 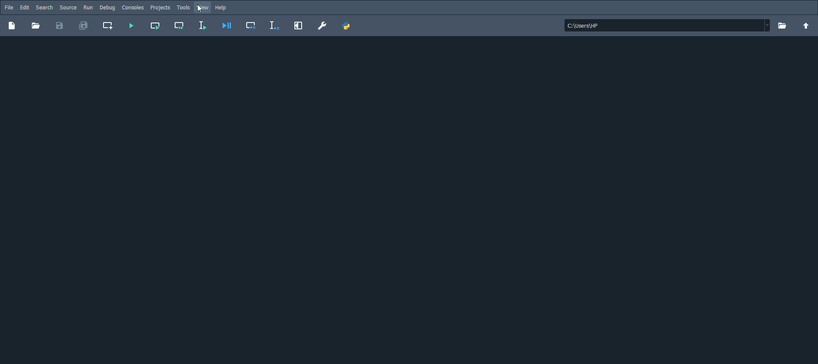 What do you see at coordinates (199, 9) in the screenshot?
I see `cursor` at bounding box center [199, 9].